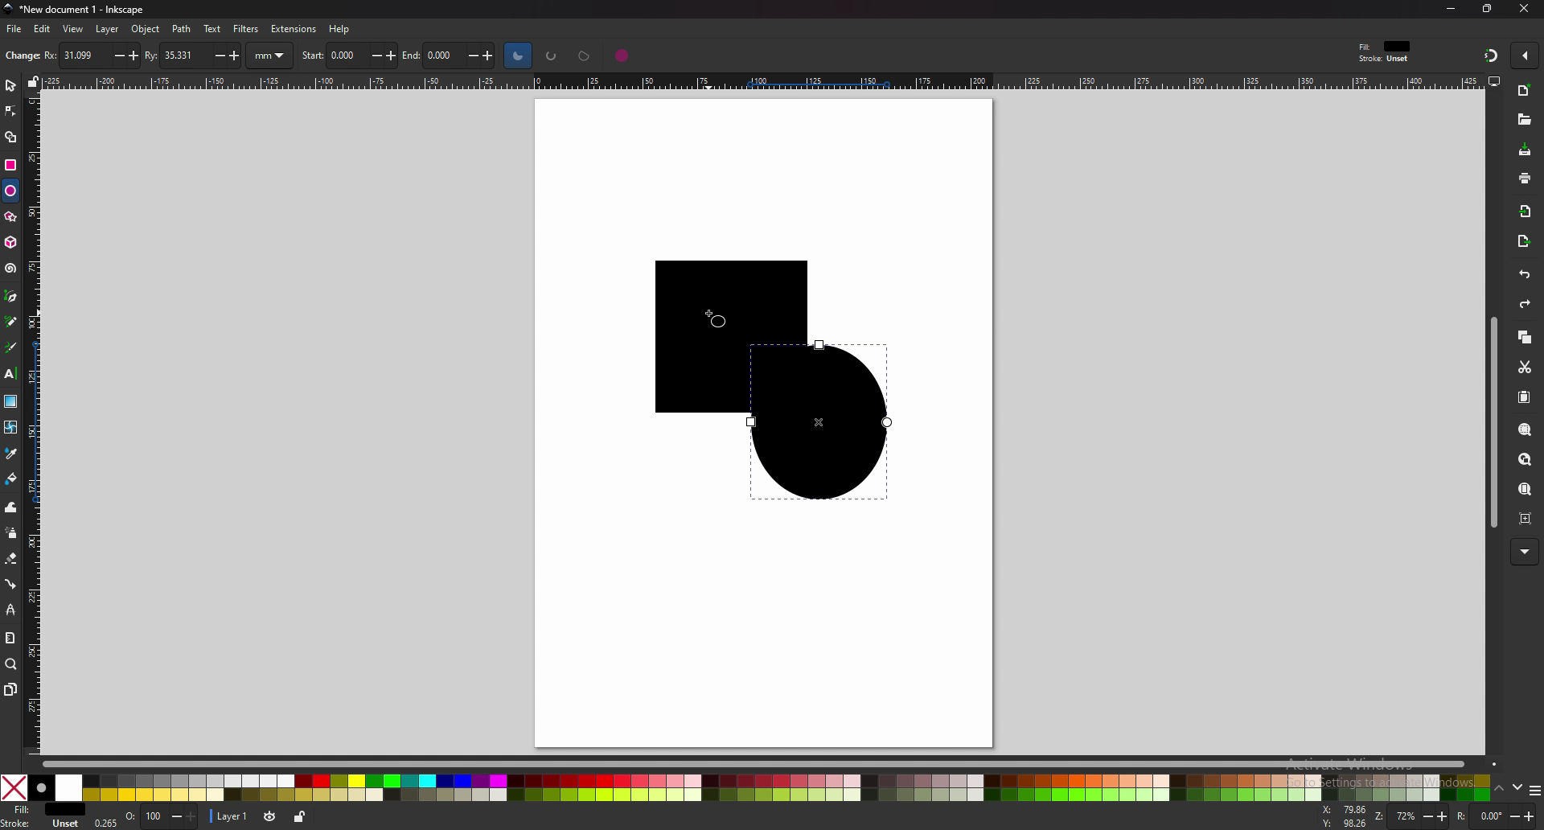  Describe the element at coordinates (228, 816) in the screenshot. I see `layer` at that location.